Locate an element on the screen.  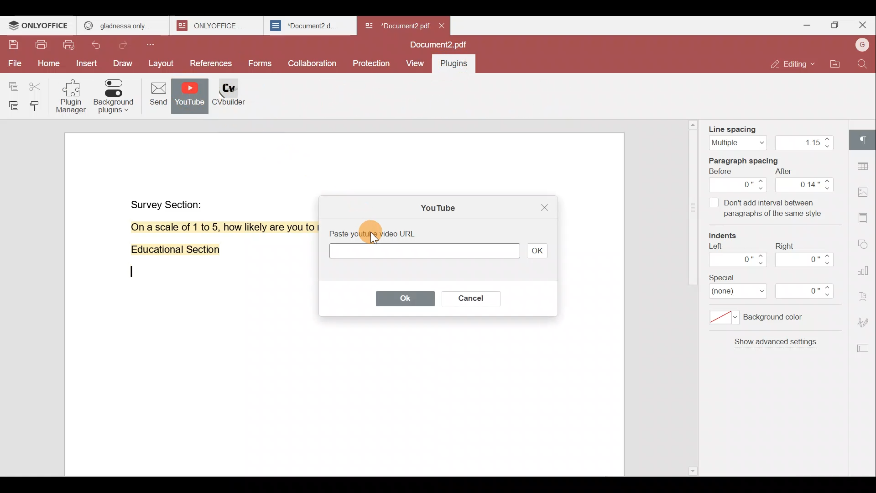
Print file is located at coordinates (41, 47).